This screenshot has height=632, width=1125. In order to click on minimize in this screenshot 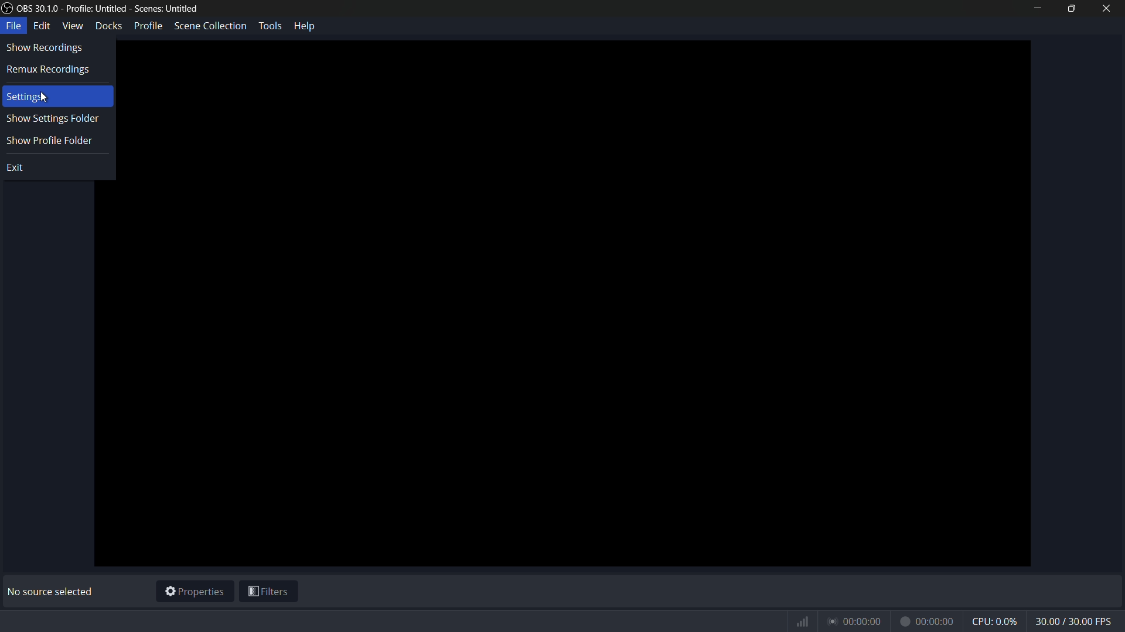, I will do `click(1037, 8)`.